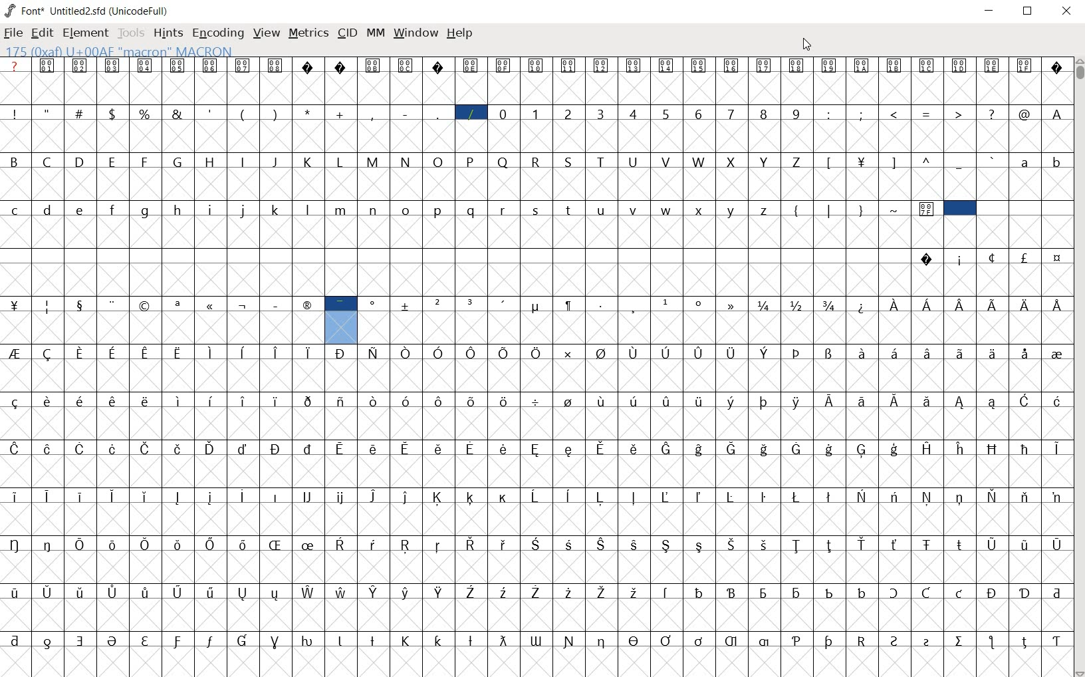  I want to click on special characters, so click(796, 368).